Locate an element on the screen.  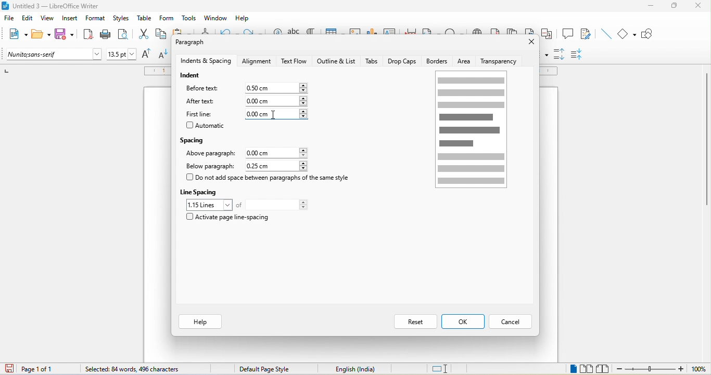
insert line is located at coordinates (605, 34).